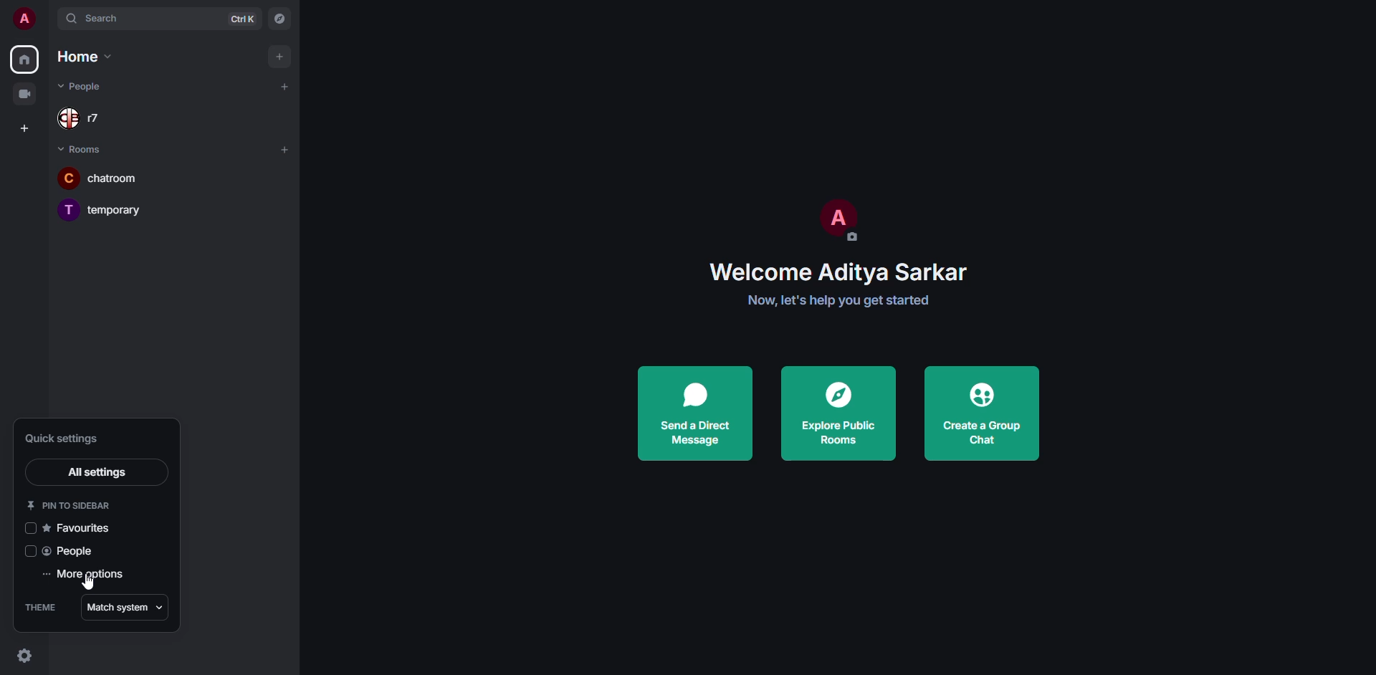 The height and width of the screenshot is (675, 1376). I want to click on add, so click(286, 86).